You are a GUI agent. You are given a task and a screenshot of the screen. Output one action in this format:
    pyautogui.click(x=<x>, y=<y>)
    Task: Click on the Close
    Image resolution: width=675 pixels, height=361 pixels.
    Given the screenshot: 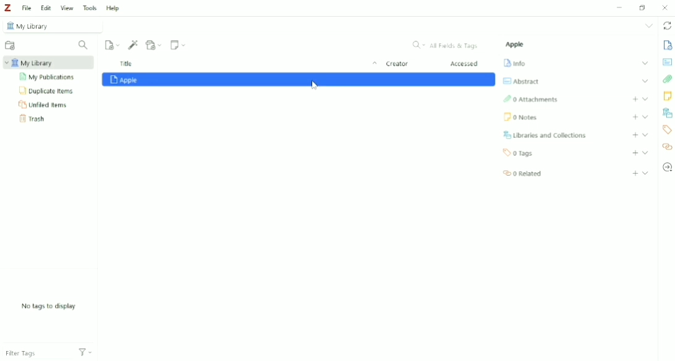 What is the action you would take?
    pyautogui.click(x=666, y=7)
    